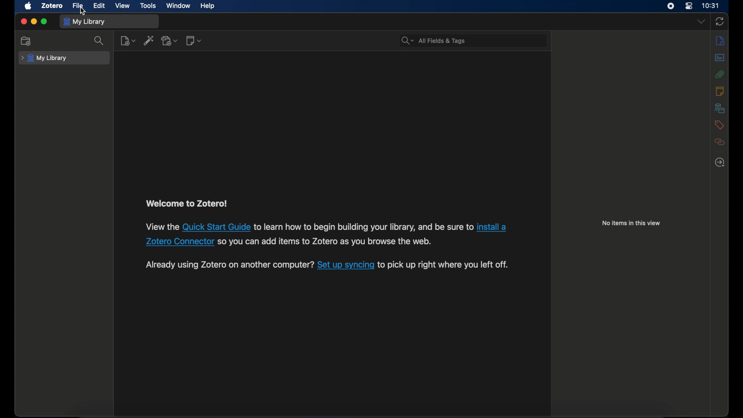 The image size is (743, 418). What do you see at coordinates (328, 242) in the screenshot?
I see `` at bounding box center [328, 242].